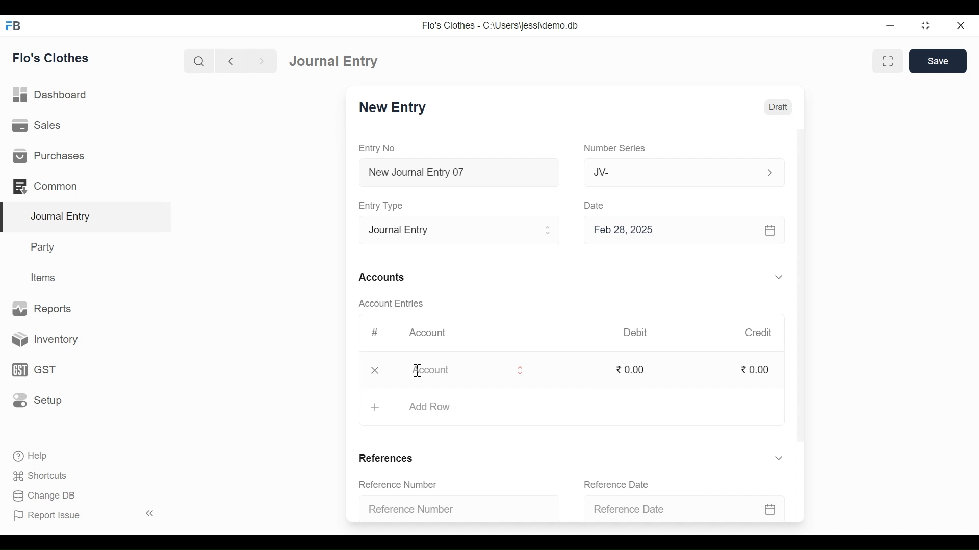 The image size is (979, 550). What do you see at coordinates (51, 58) in the screenshot?
I see `Flo's Clothes` at bounding box center [51, 58].